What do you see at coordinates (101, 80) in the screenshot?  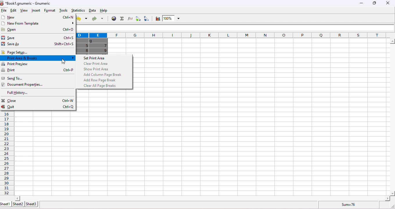 I see `add raw page break` at bounding box center [101, 80].